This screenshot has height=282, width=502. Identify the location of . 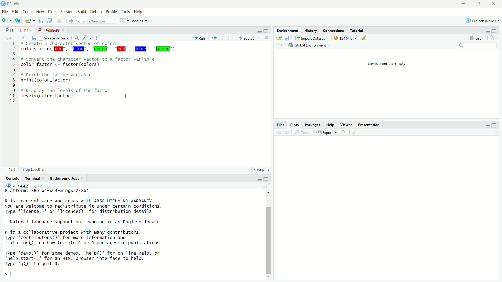
(11, 75).